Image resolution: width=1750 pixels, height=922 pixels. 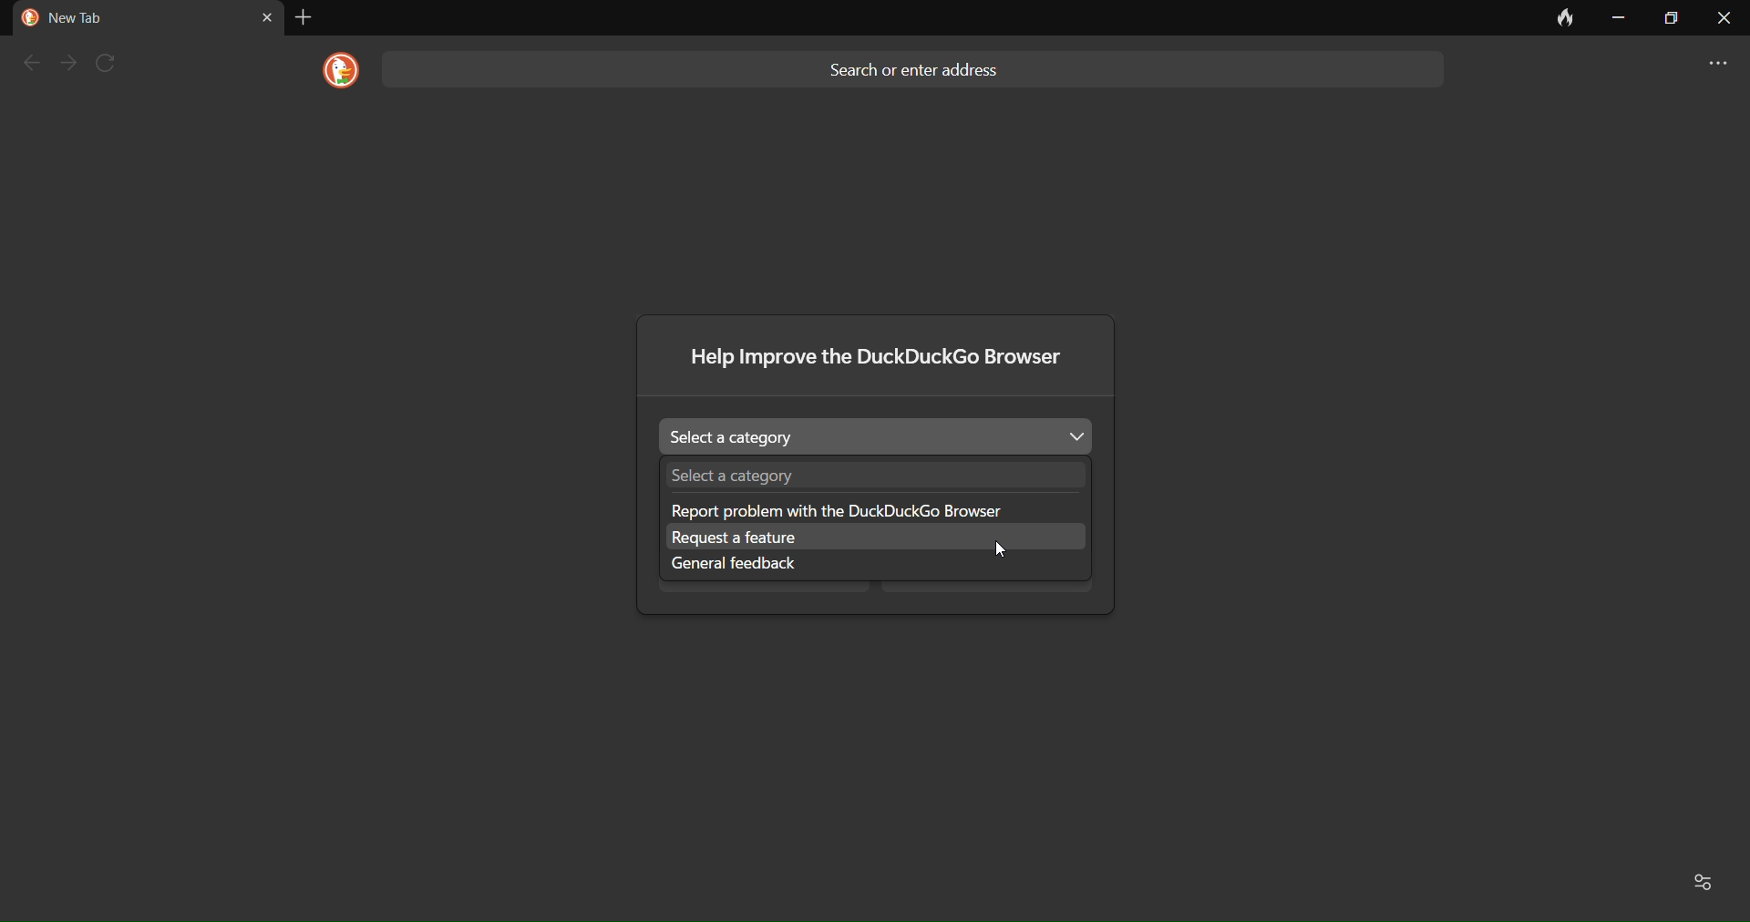 What do you see at coordinates (849, 512) in the screenshot?
I see `Report problem with the DuckDuckGo browser` at bounding box center [849, 512].